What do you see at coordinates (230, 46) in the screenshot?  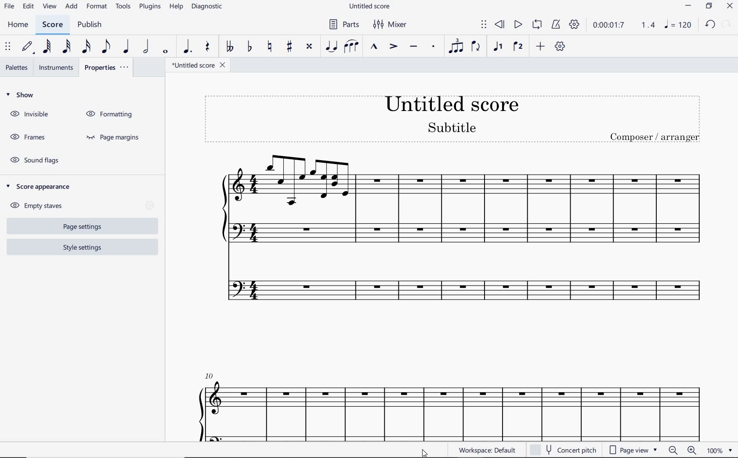 I see `TOGGLE DOUBLE-FLAT` at bounding box center [230, 46].